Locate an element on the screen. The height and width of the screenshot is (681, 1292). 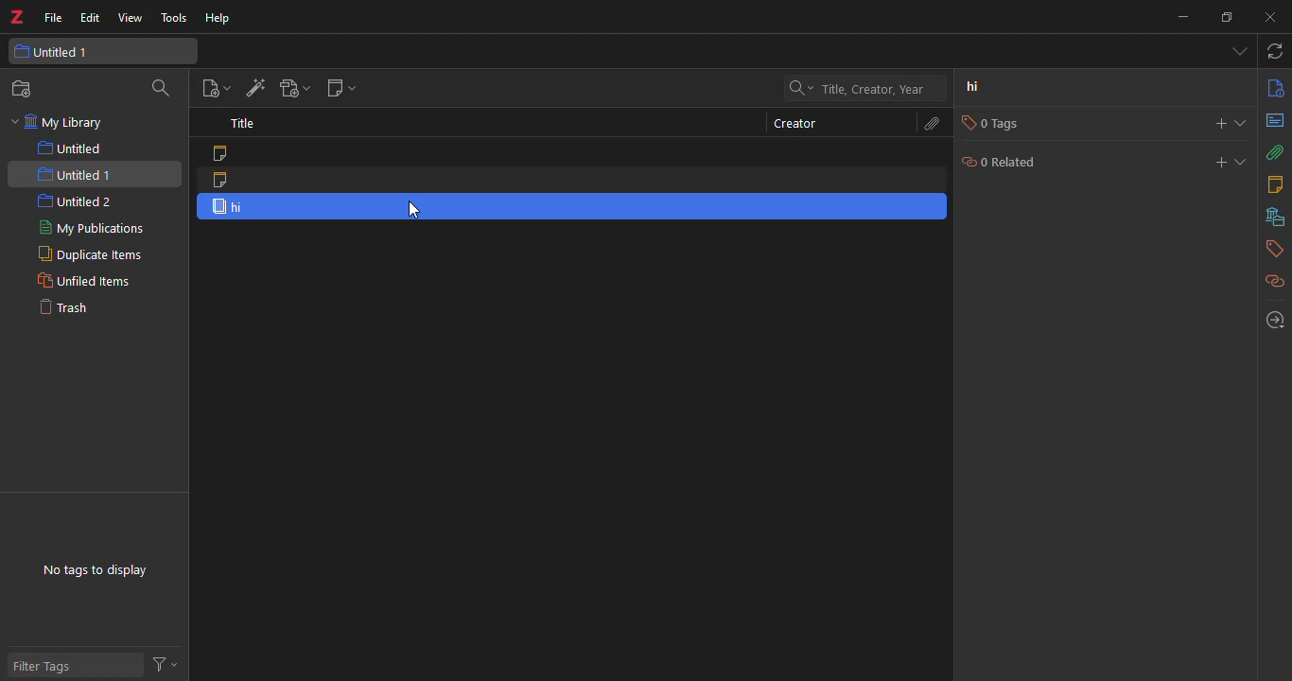
info is located at coordinates (1277, 87).